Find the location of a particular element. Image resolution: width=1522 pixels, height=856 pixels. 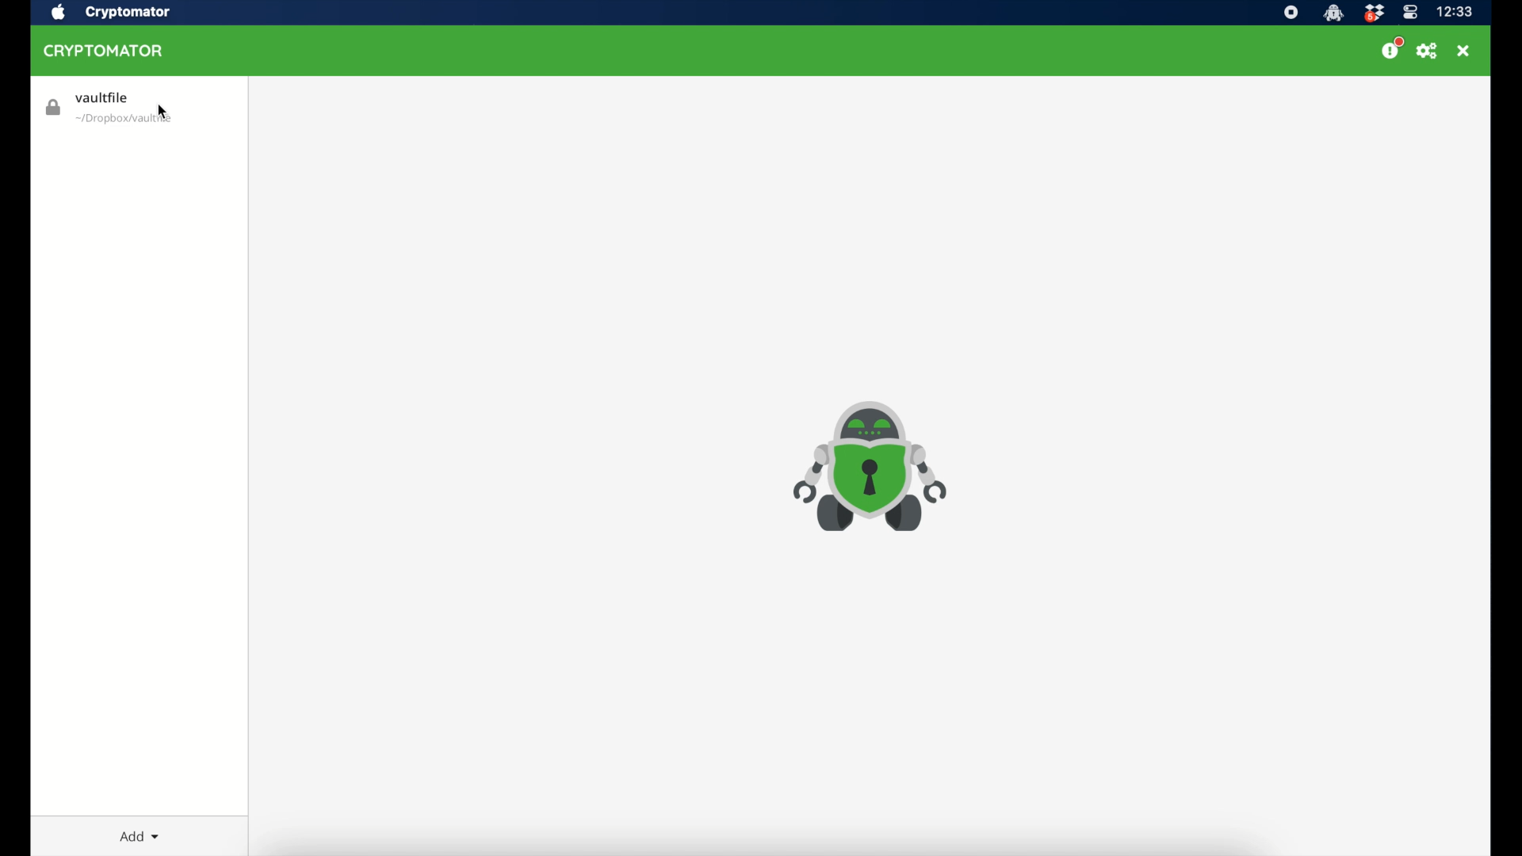

cryptomator is located at coordinates (103, 50).